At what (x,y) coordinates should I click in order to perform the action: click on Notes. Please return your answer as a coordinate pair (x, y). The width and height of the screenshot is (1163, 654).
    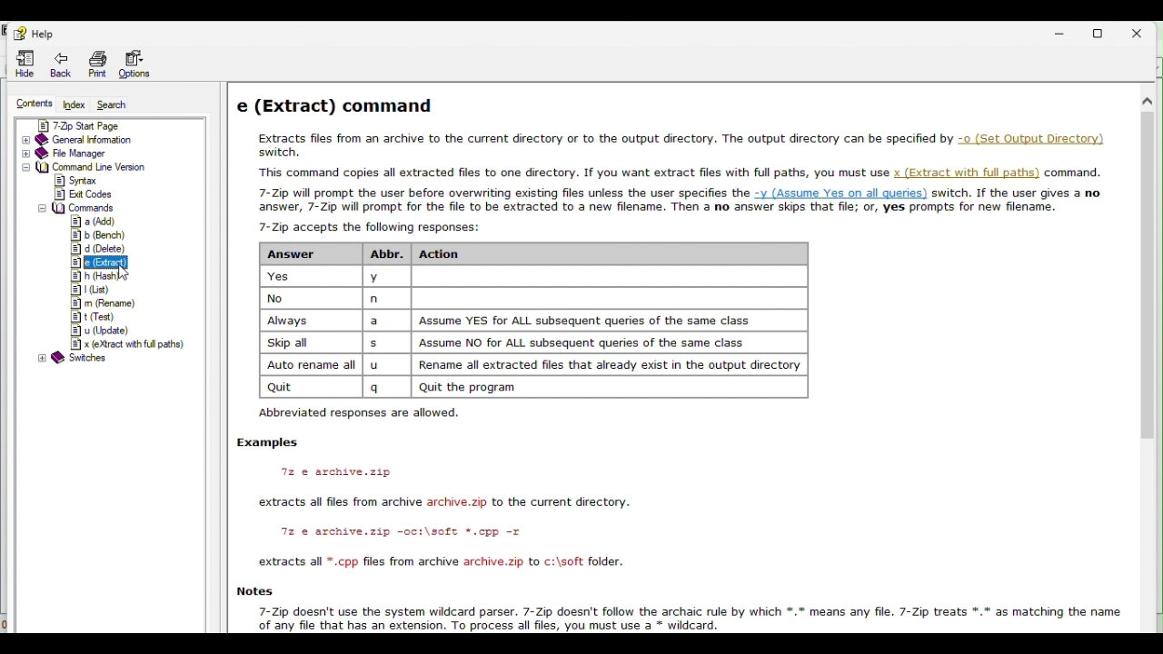
    Looking at the image, I should click on (675, 604).